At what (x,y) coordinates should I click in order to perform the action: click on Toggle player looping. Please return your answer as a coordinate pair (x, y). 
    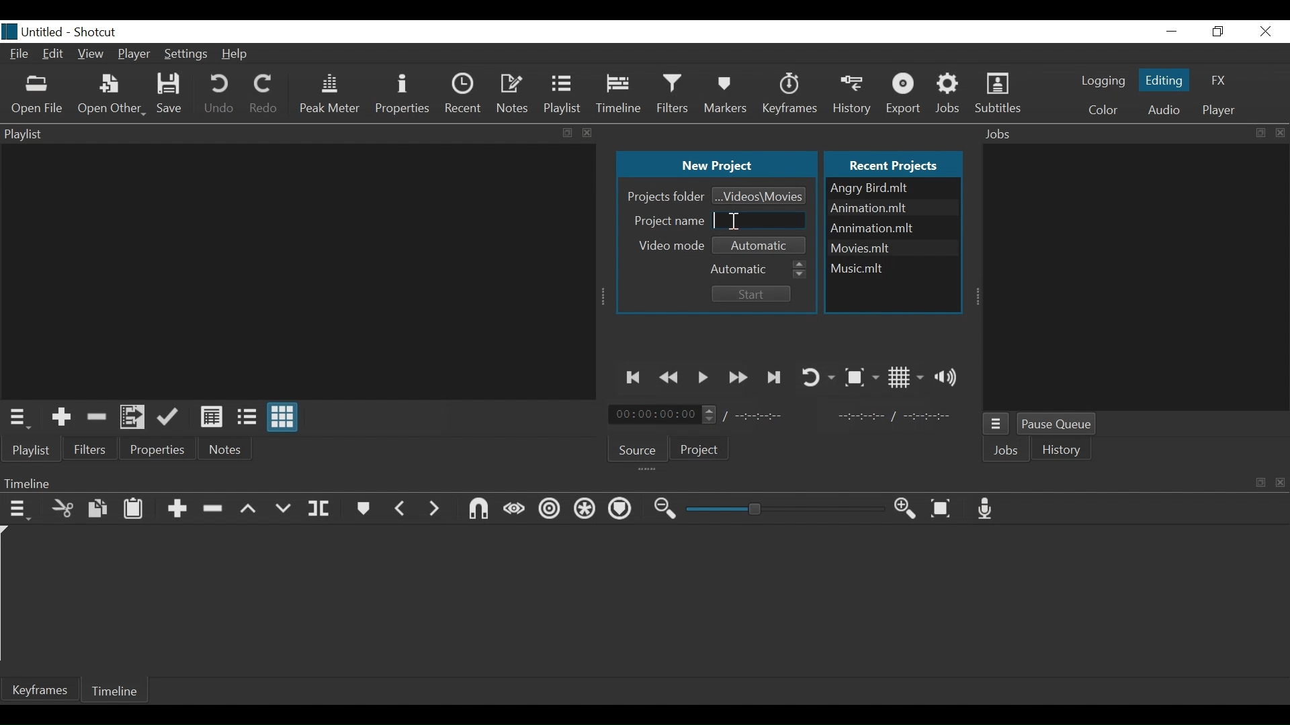
    Looking at the image, I should click on (817, 376).